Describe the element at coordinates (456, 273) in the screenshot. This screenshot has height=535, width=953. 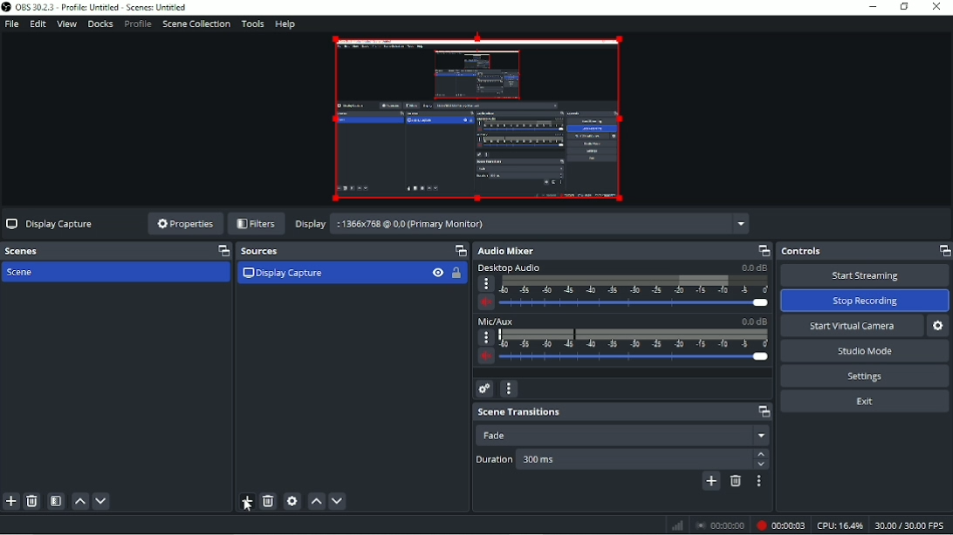
I see `Lock` at that location.